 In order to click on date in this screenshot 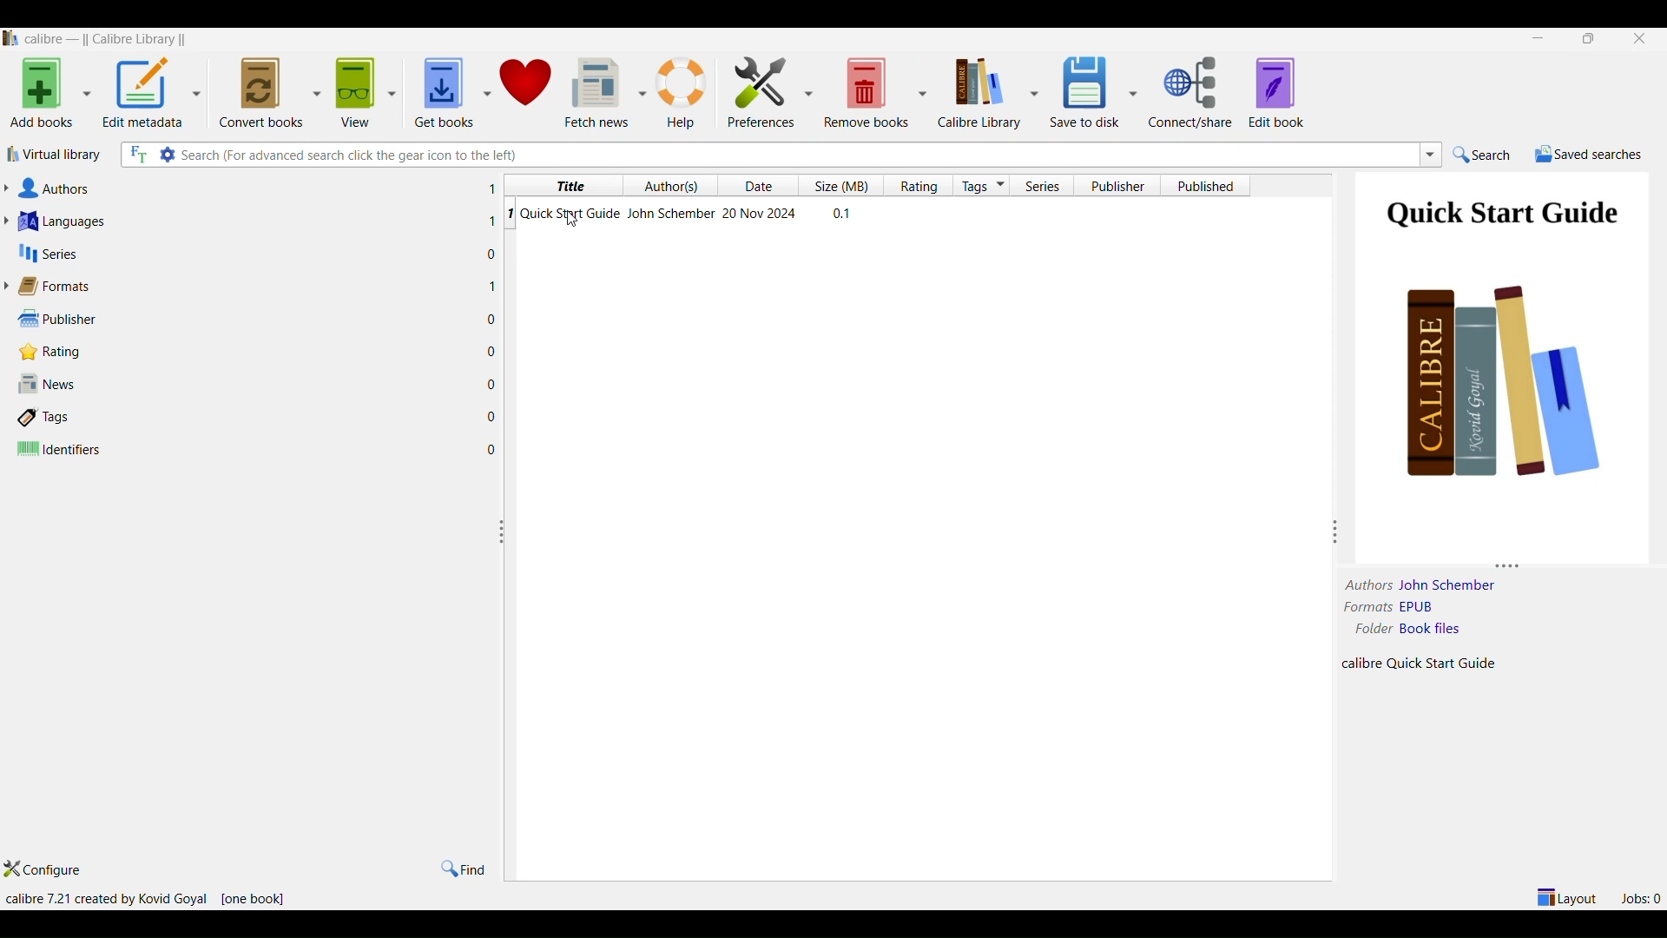, I will do `click(765, 186)`.